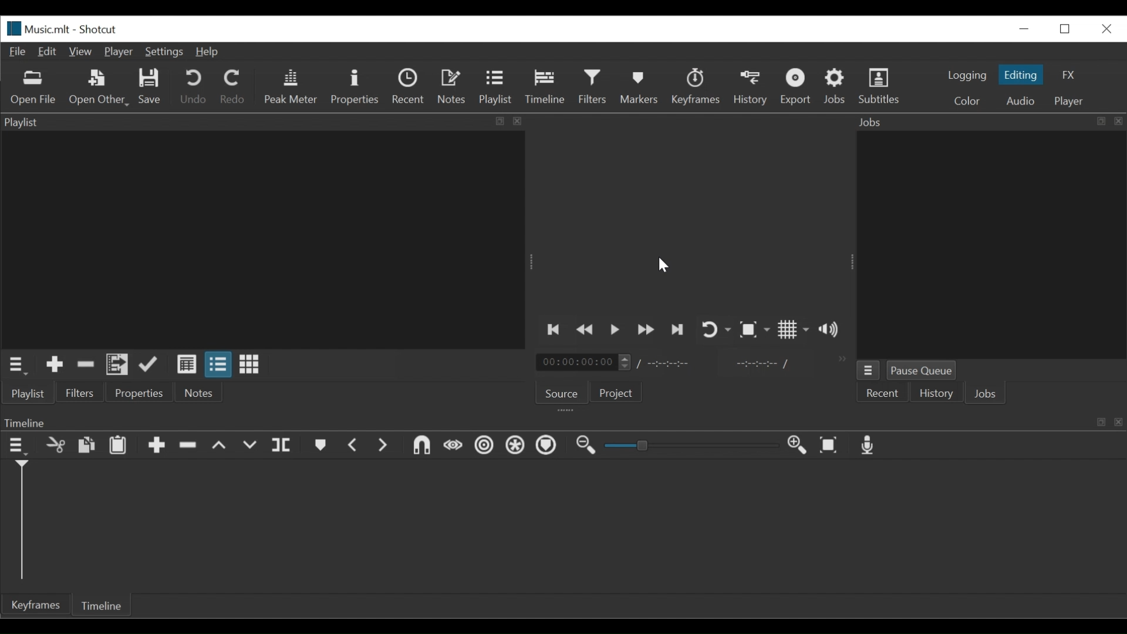 The height and width of the screenshot is (634, 1127). I want to click on Skip to the next point, so click(677, 331).